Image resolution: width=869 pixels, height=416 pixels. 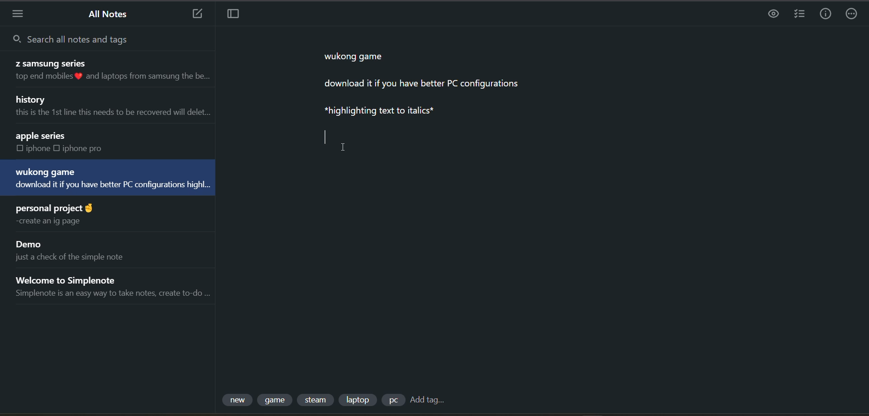 What do you see at coordinates (361, 399) in the screenshot?
I see `tag 4` at bounding box center [361, 399].